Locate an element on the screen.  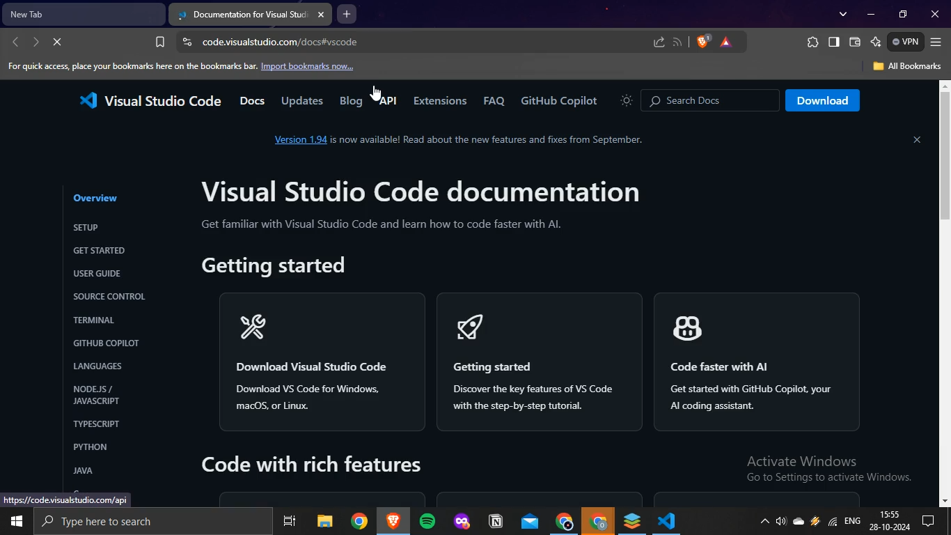
customize and control brave is located at coordinates (938, 42).